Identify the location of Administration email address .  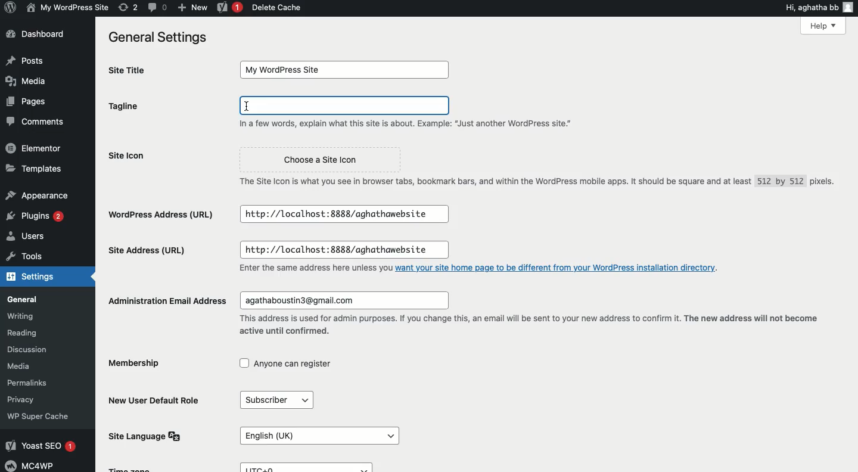
(162, 300).